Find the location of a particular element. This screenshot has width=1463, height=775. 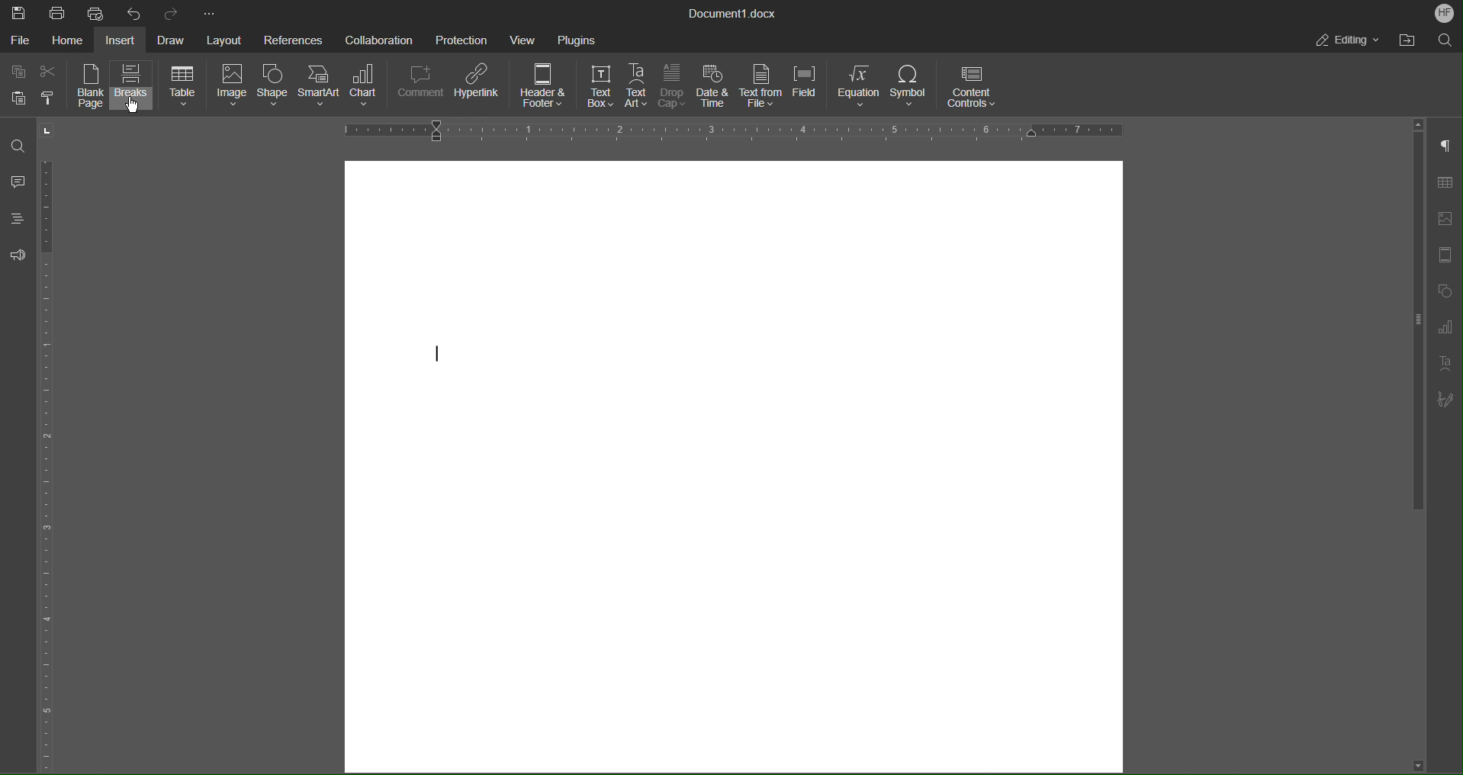

Shape is located at coordinates (274, 87).